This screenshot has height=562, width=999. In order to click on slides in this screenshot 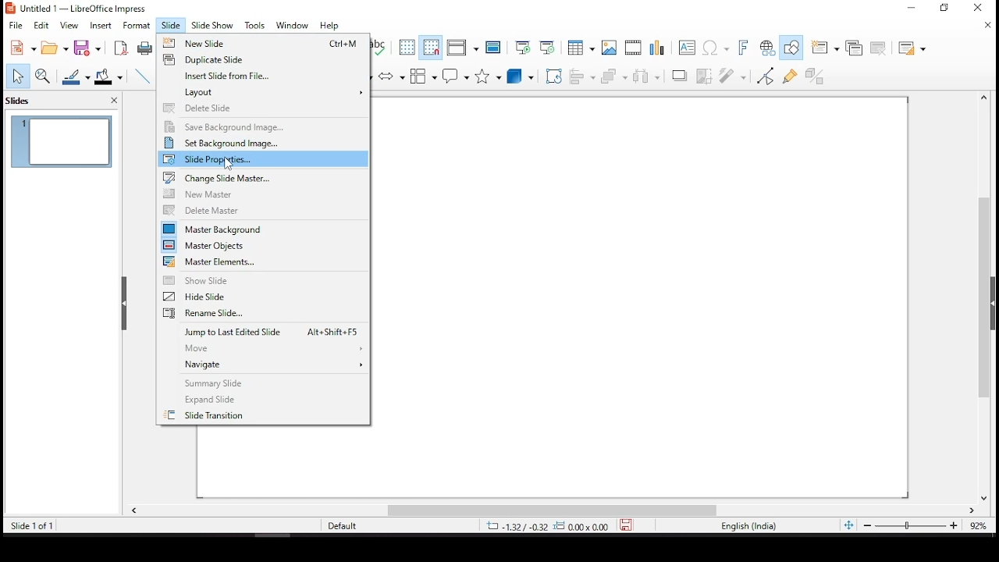, I will do `click(21, 101)`.